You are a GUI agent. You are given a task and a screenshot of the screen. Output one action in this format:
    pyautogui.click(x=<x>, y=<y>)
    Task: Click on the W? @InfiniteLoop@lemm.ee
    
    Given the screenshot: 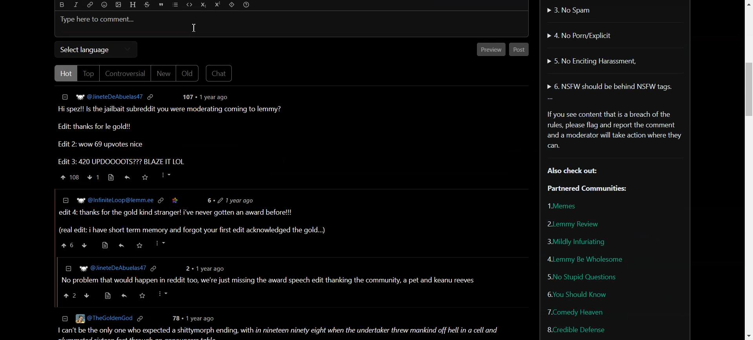 What is the action you would take?
    pyautogui.click(x=121, y=200)
    